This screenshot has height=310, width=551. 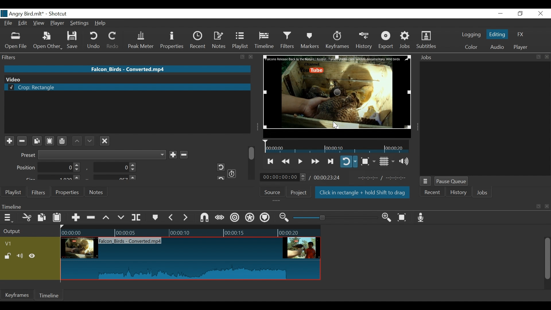 I want to click on Channel, so click(x=63, y=142).